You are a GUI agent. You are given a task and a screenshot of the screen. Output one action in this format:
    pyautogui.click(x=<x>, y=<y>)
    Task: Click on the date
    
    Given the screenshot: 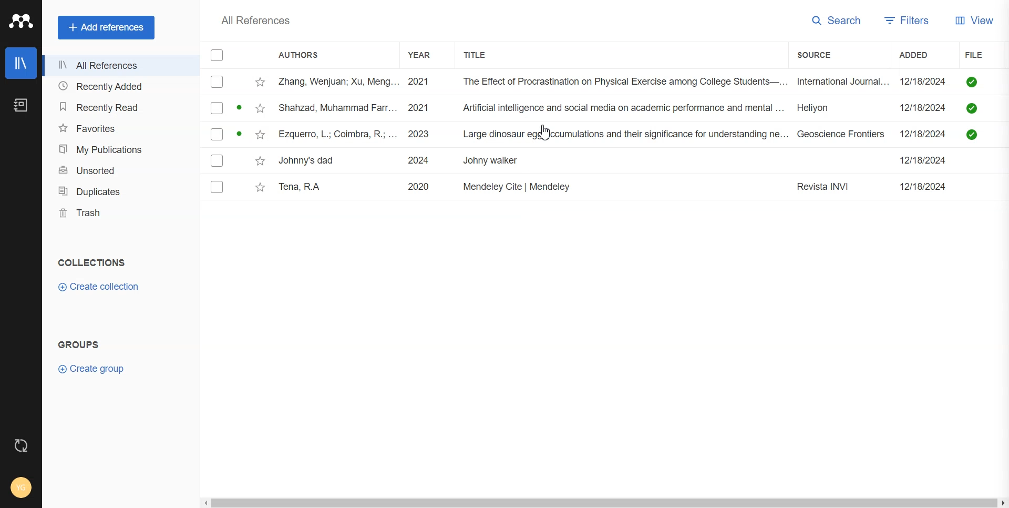 What is the action you would take?
    pyautogui.click(x=923, y=107)
    